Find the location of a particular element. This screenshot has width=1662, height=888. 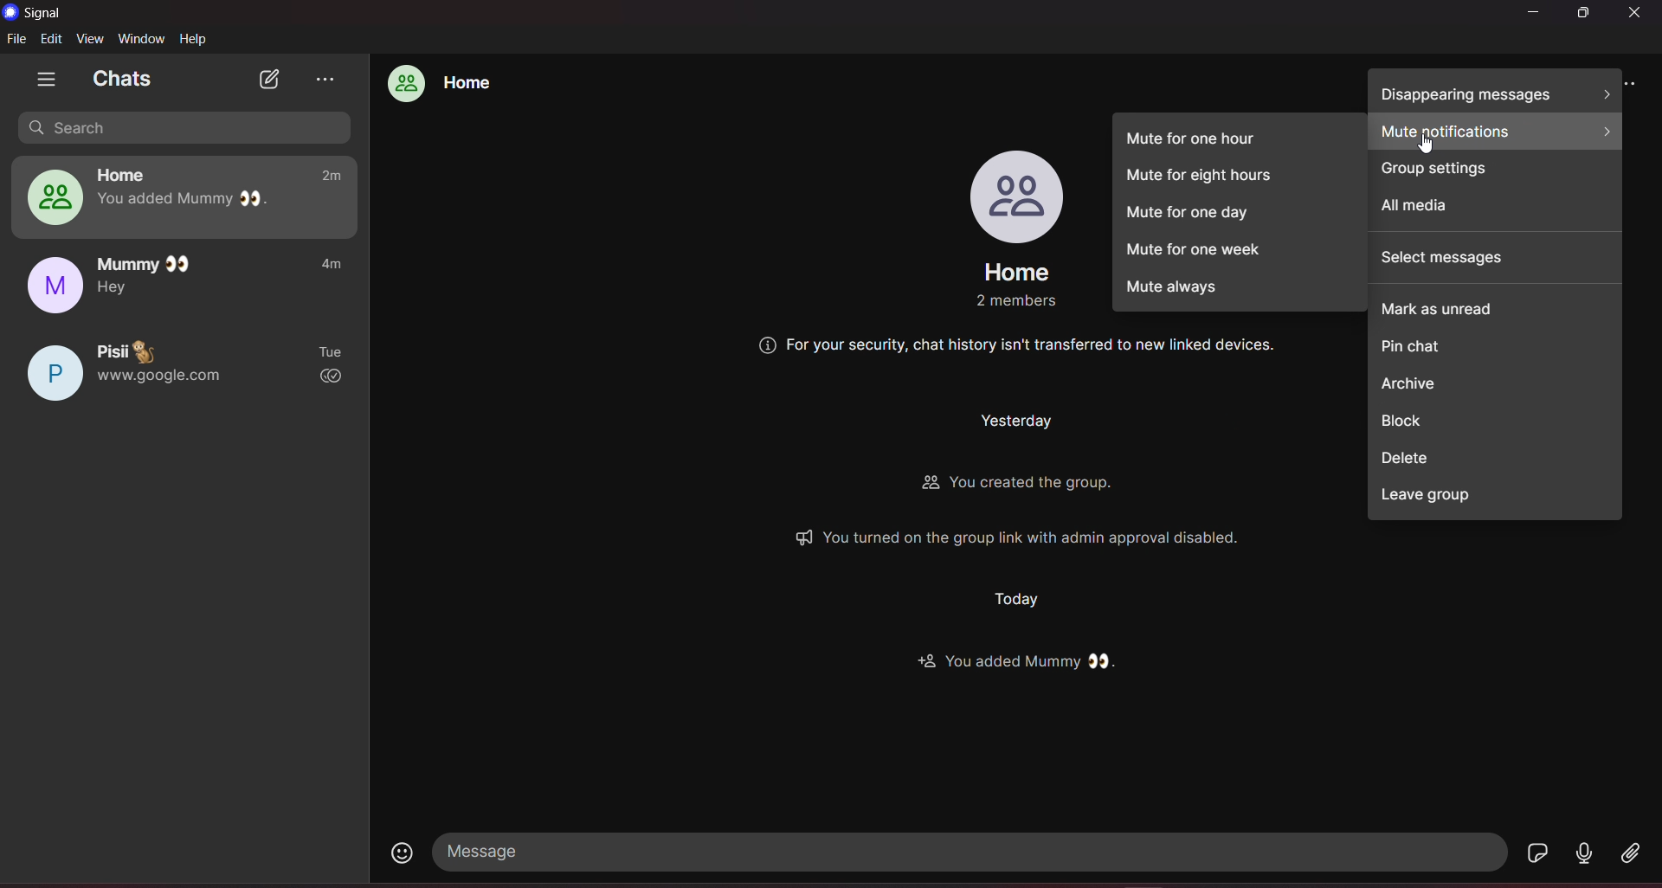

mute for eight hours is located at coordinates (1236, 178).